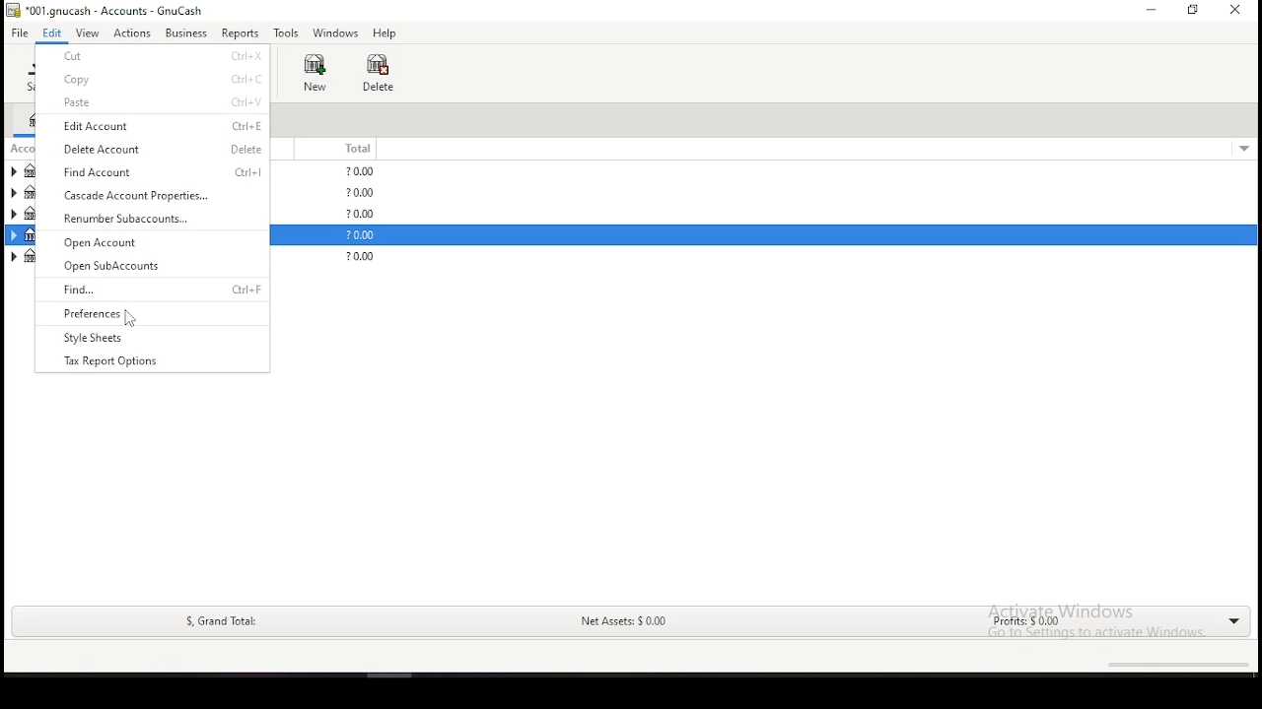  I want to click on edits, so click(53, 32).